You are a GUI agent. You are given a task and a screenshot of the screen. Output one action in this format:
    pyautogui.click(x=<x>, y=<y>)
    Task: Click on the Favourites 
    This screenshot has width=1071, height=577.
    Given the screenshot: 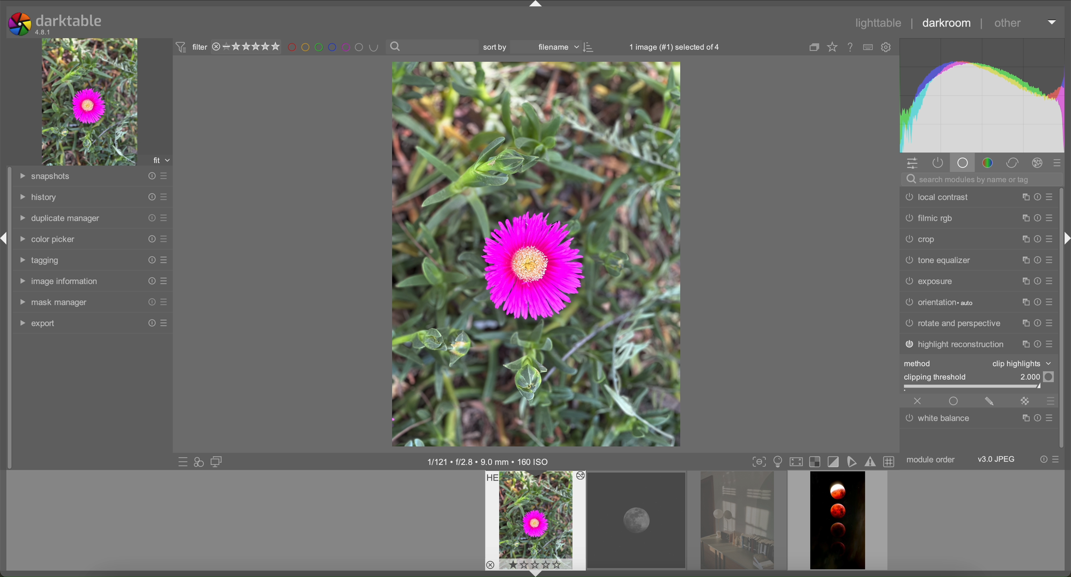 What is the action you would take?
    pyautogui.click(x=832, y=48)
    